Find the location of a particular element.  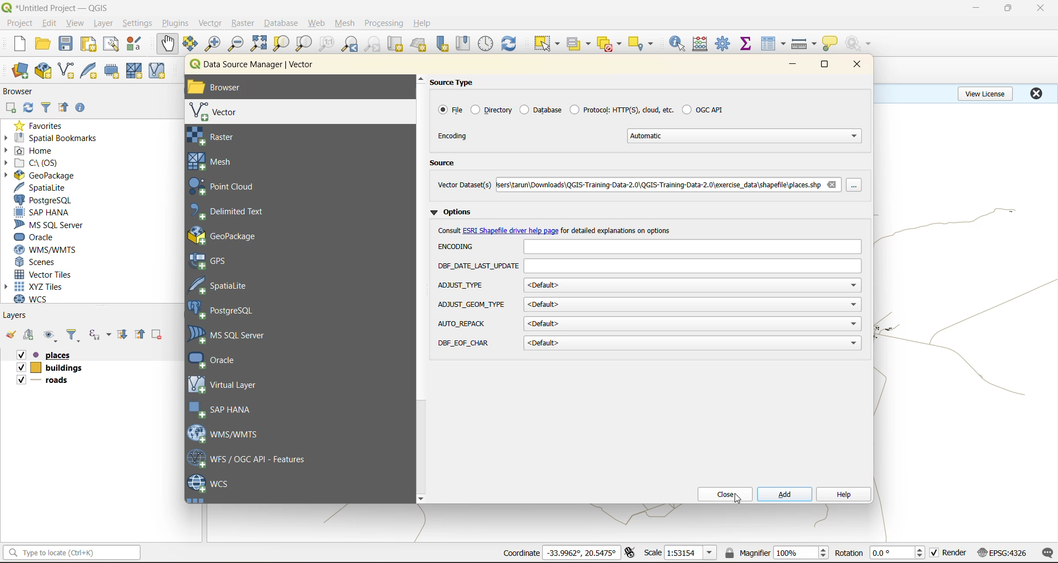

filter by expression is located at coordinates (101, 333).